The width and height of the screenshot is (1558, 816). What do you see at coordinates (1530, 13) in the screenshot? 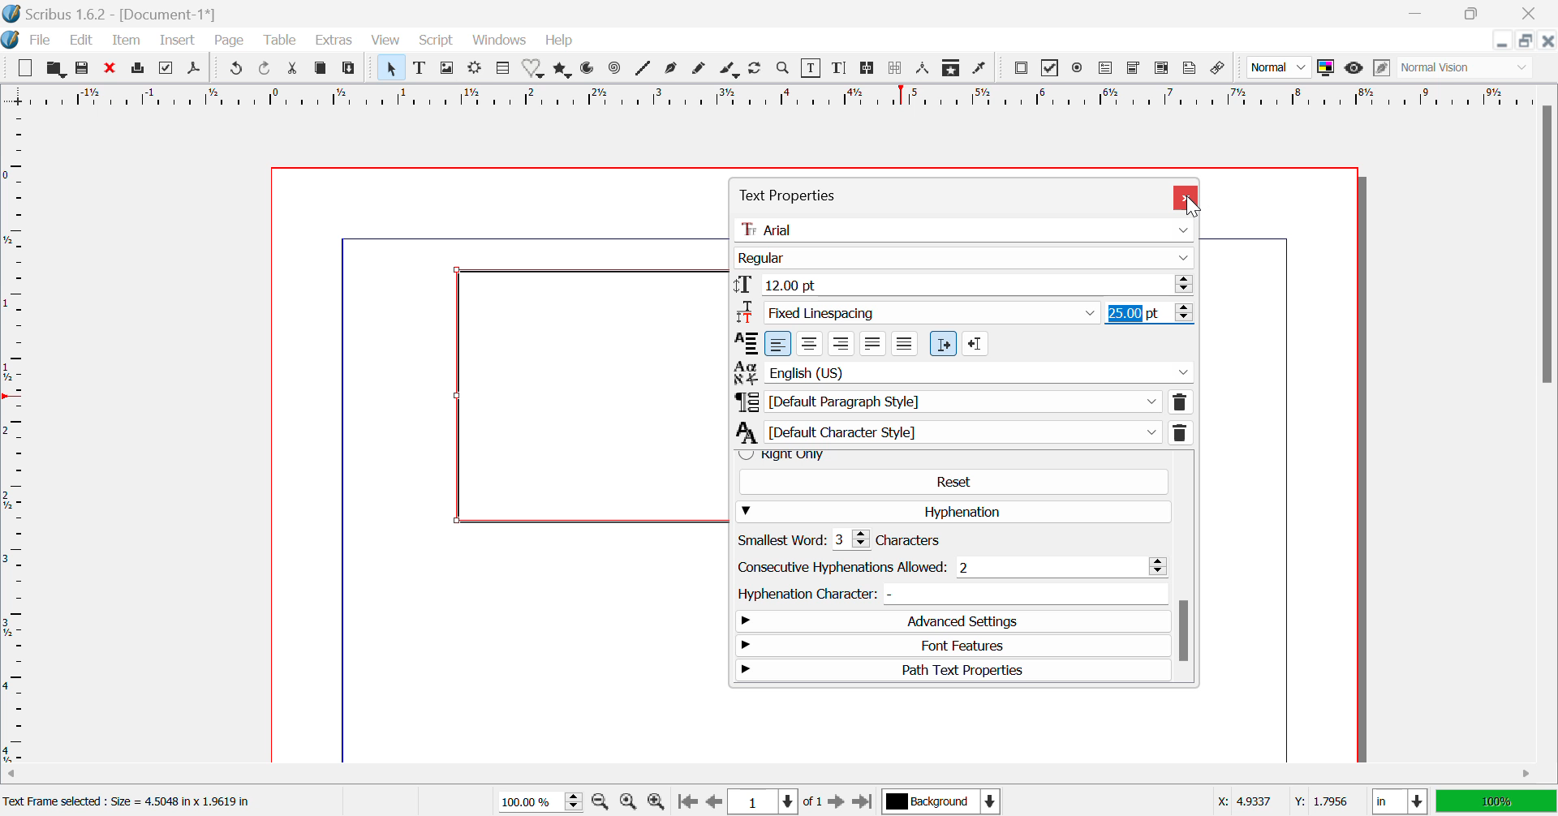
I see `Close` at bounding box center [1530, 13].